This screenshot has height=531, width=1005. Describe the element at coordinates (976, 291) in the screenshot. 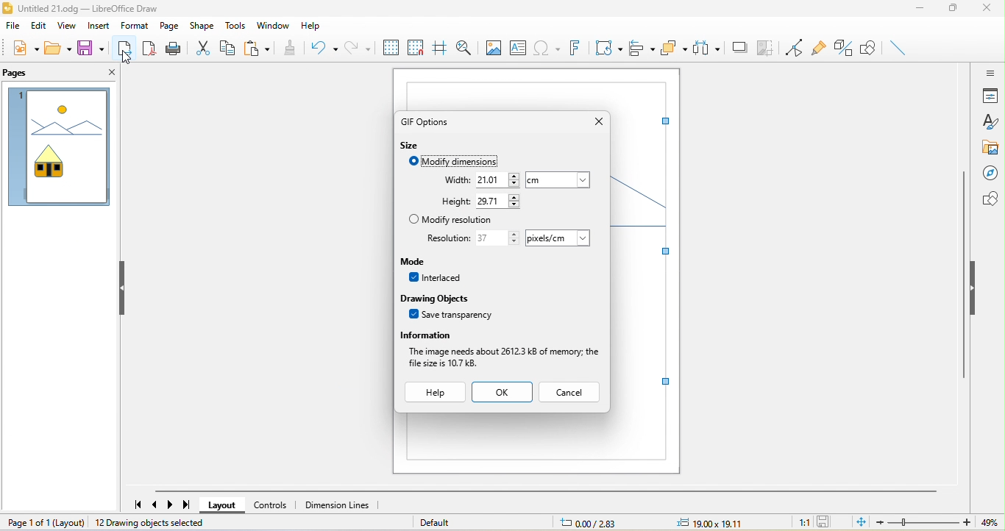

I see `hide` at that location.